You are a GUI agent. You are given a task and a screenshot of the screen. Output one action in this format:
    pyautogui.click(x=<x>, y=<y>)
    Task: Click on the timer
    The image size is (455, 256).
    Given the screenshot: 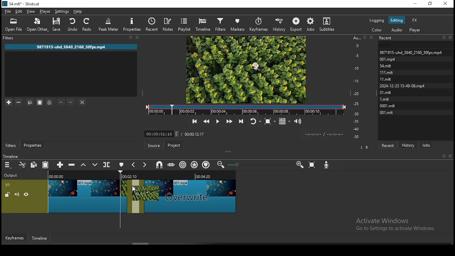 What is the action you would take?
    pyautogui.click(x=322, y=134)
    